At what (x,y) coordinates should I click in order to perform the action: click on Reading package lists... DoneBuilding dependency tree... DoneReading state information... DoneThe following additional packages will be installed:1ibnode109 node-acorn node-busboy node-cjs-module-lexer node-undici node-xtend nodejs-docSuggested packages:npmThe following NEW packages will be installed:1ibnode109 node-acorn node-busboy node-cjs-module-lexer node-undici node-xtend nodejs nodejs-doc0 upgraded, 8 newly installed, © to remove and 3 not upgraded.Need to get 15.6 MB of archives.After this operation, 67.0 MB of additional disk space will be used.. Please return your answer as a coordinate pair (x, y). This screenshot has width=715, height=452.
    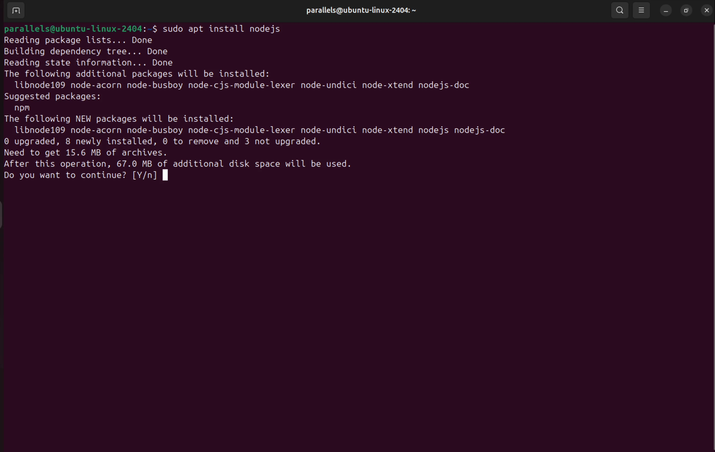
    Looking at the image, I should click on (272, 101).